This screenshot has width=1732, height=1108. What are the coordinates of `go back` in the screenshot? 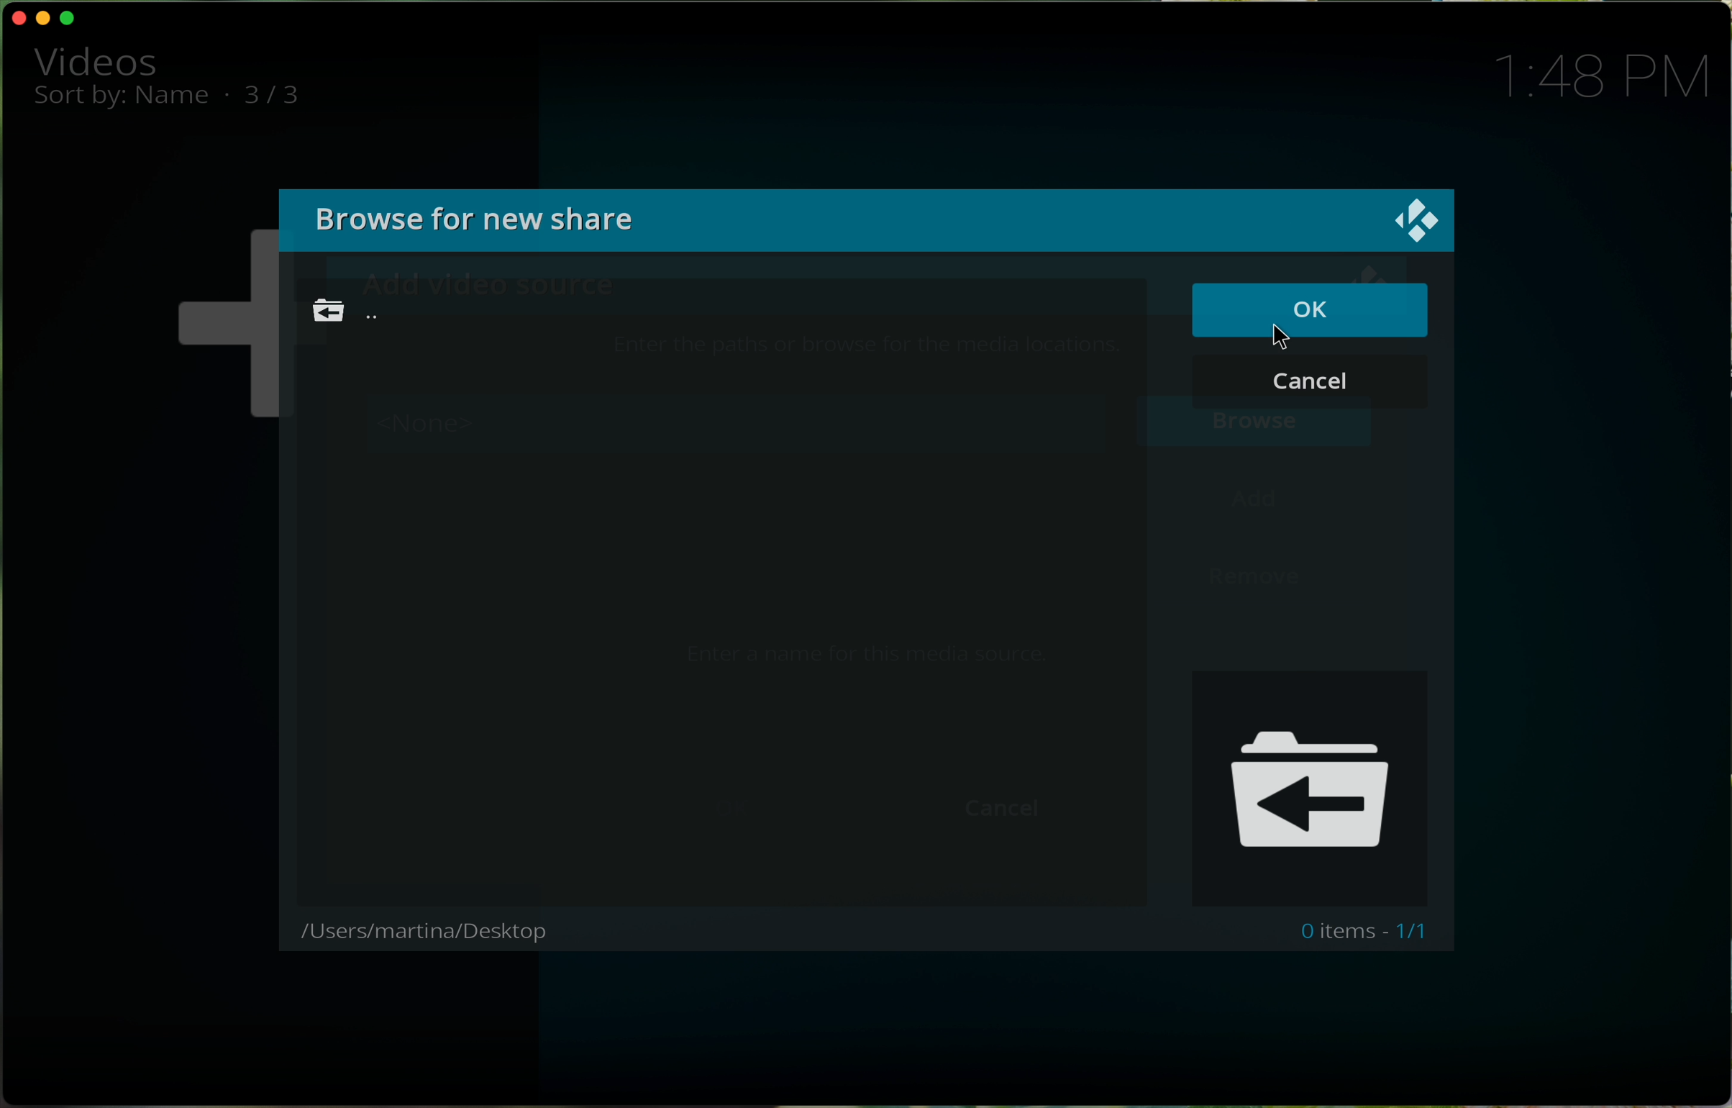 It's located at (343, 311).